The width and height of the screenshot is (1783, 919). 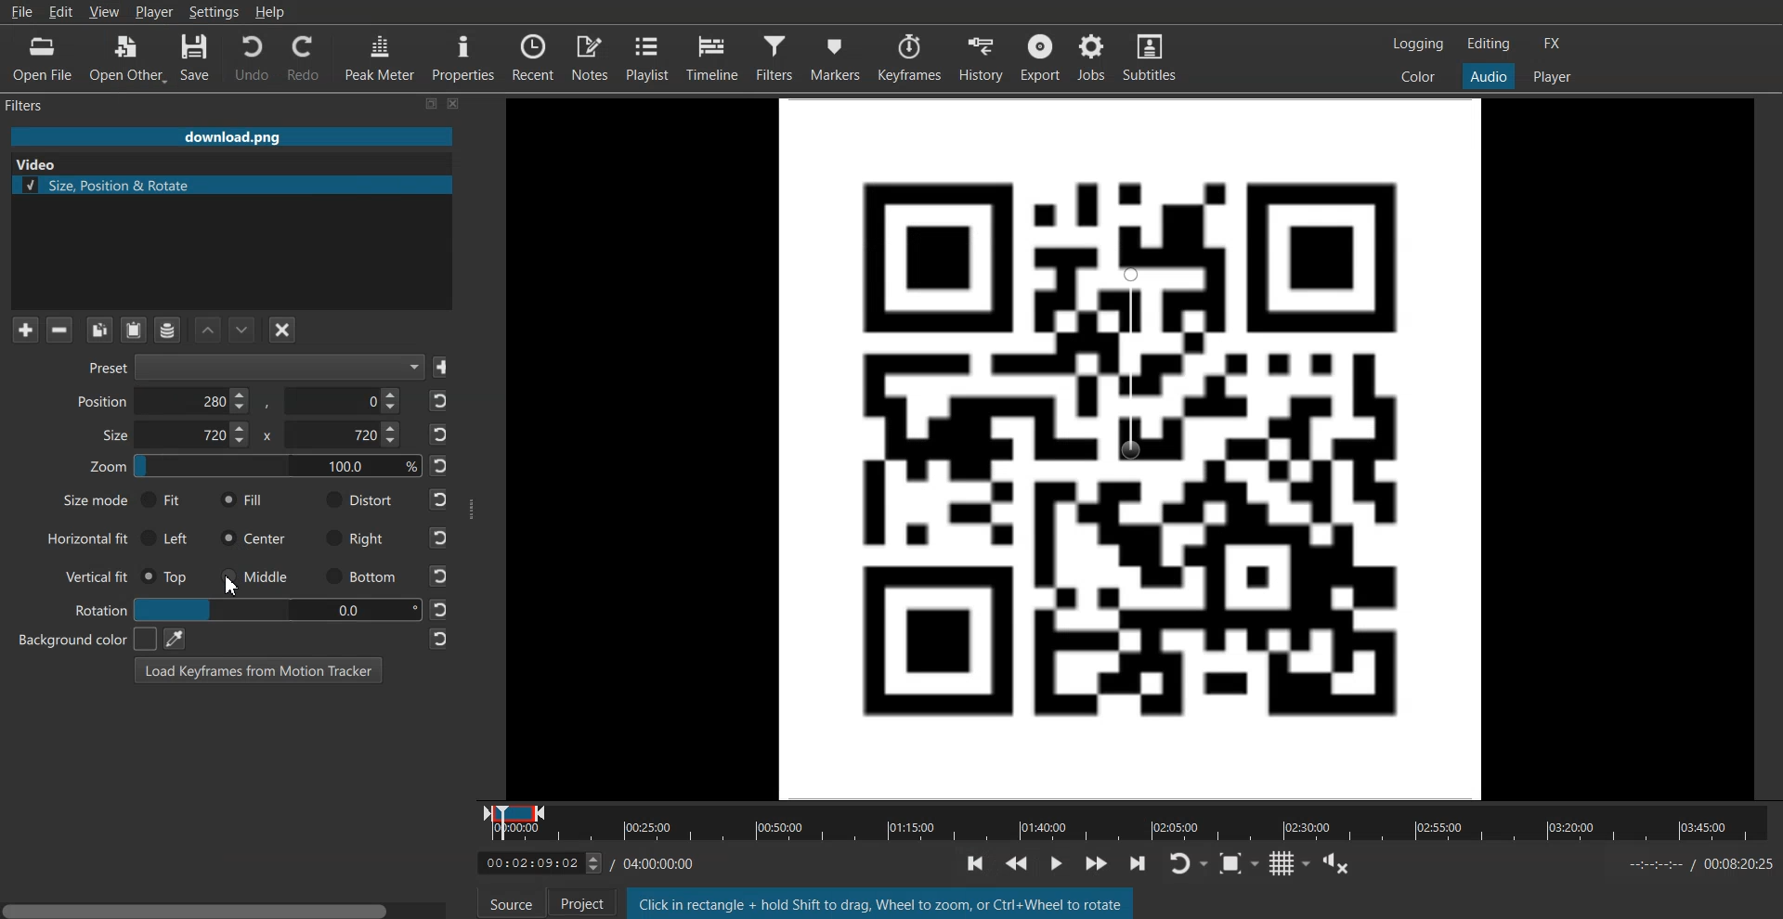 What do you see at coordinates (198, 58) in the screenshot?
I see `Save` at bounding box center [198, 58].